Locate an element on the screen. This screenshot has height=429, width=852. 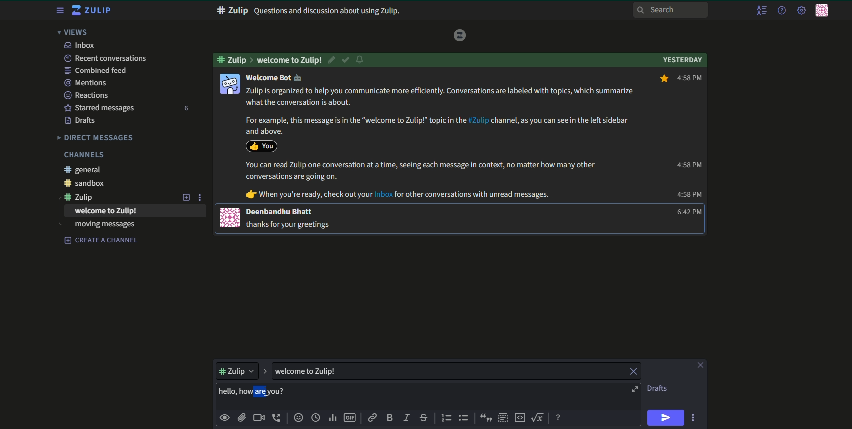
preview is located at coordinates (225, 417).